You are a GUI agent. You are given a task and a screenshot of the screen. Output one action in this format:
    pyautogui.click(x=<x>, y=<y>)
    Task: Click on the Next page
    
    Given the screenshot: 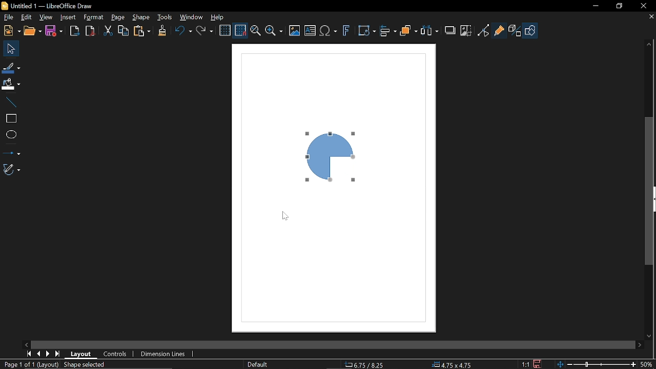 What is the action you would take?
    pyautogui.click(x=48, y=354)
    